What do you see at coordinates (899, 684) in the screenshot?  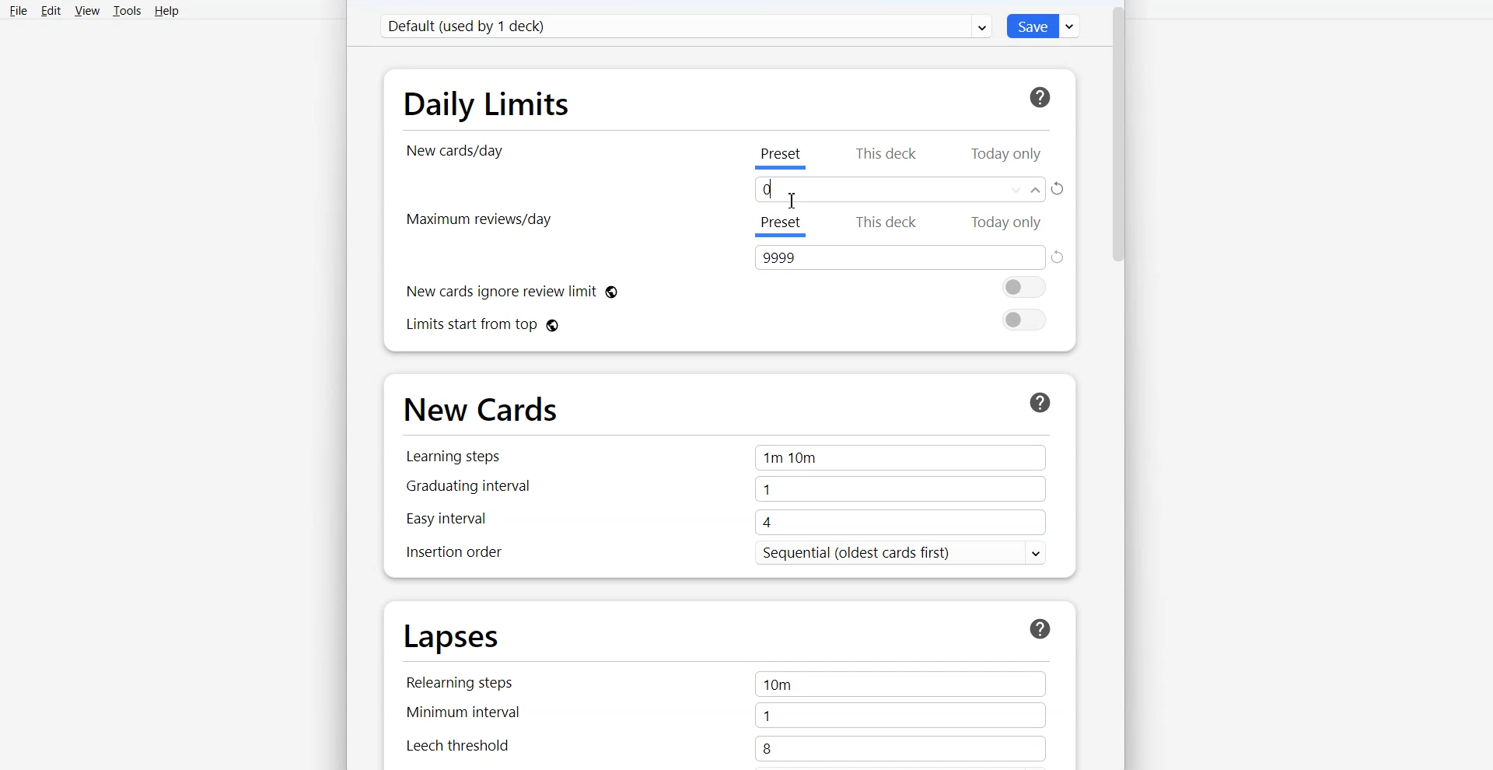 I see `10m` at bounding box center [899, 684].